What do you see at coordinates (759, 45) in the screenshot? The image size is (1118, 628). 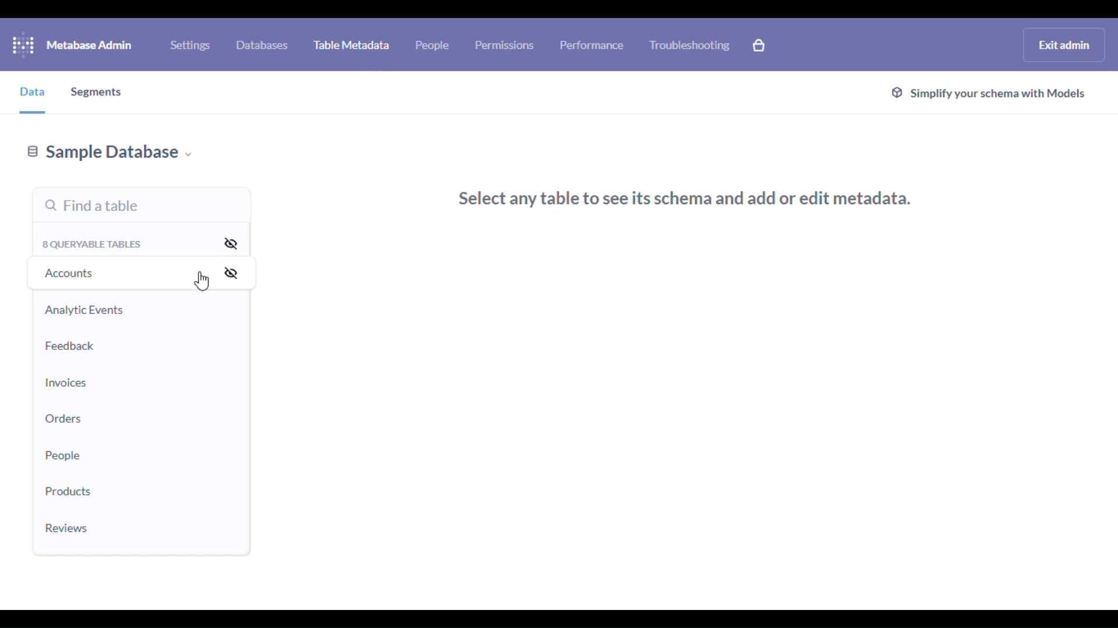 I see `explore paid features` at bounding box center [759, 45].